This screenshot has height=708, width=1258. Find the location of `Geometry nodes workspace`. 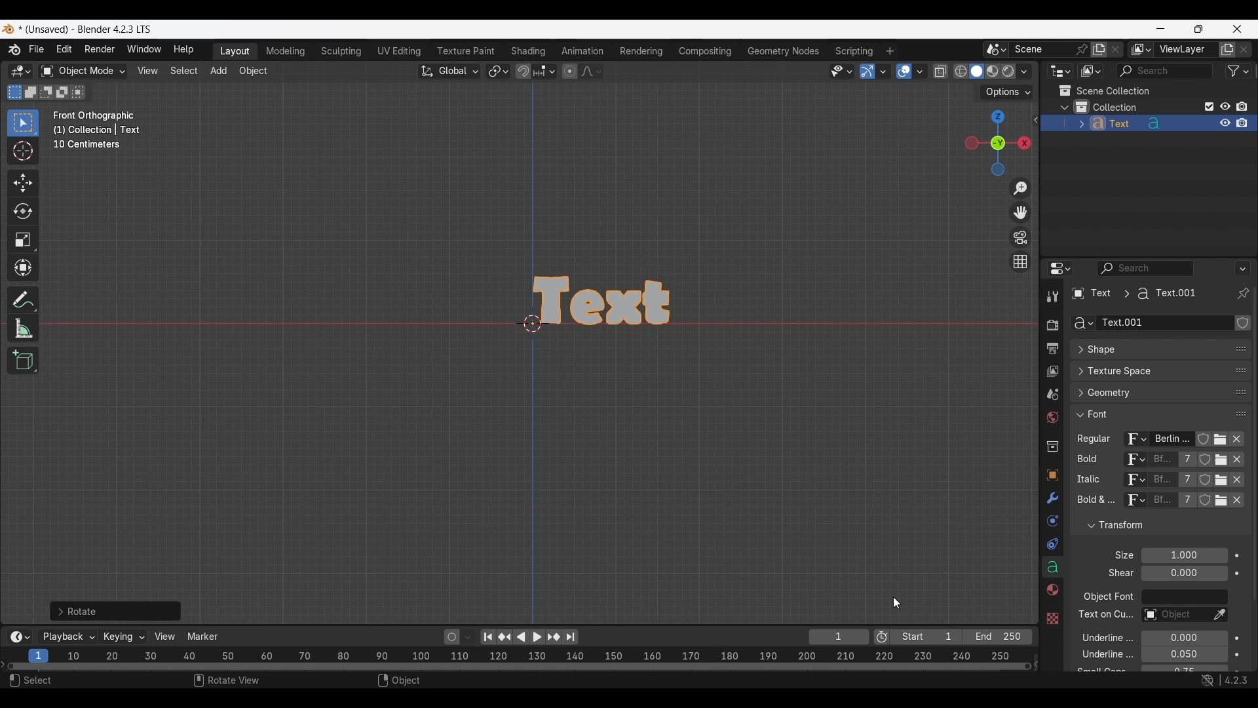

Geometry nodes workspace is located at coordinates (783, 50).